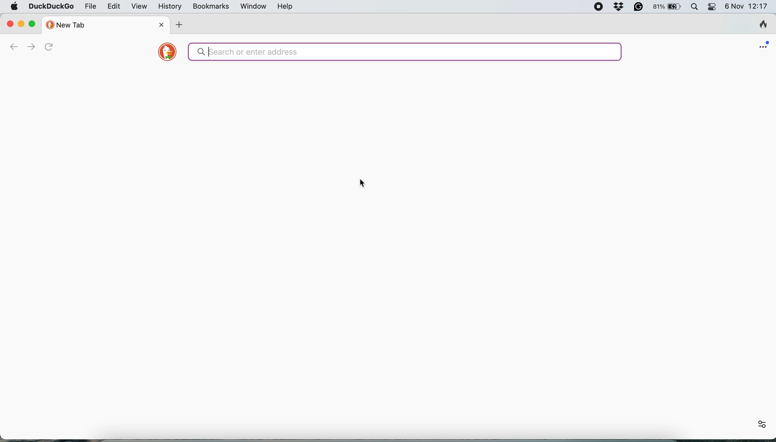  Describe the element at coordinates (51, 48) in the screenshot. I see `refresh` at that location.